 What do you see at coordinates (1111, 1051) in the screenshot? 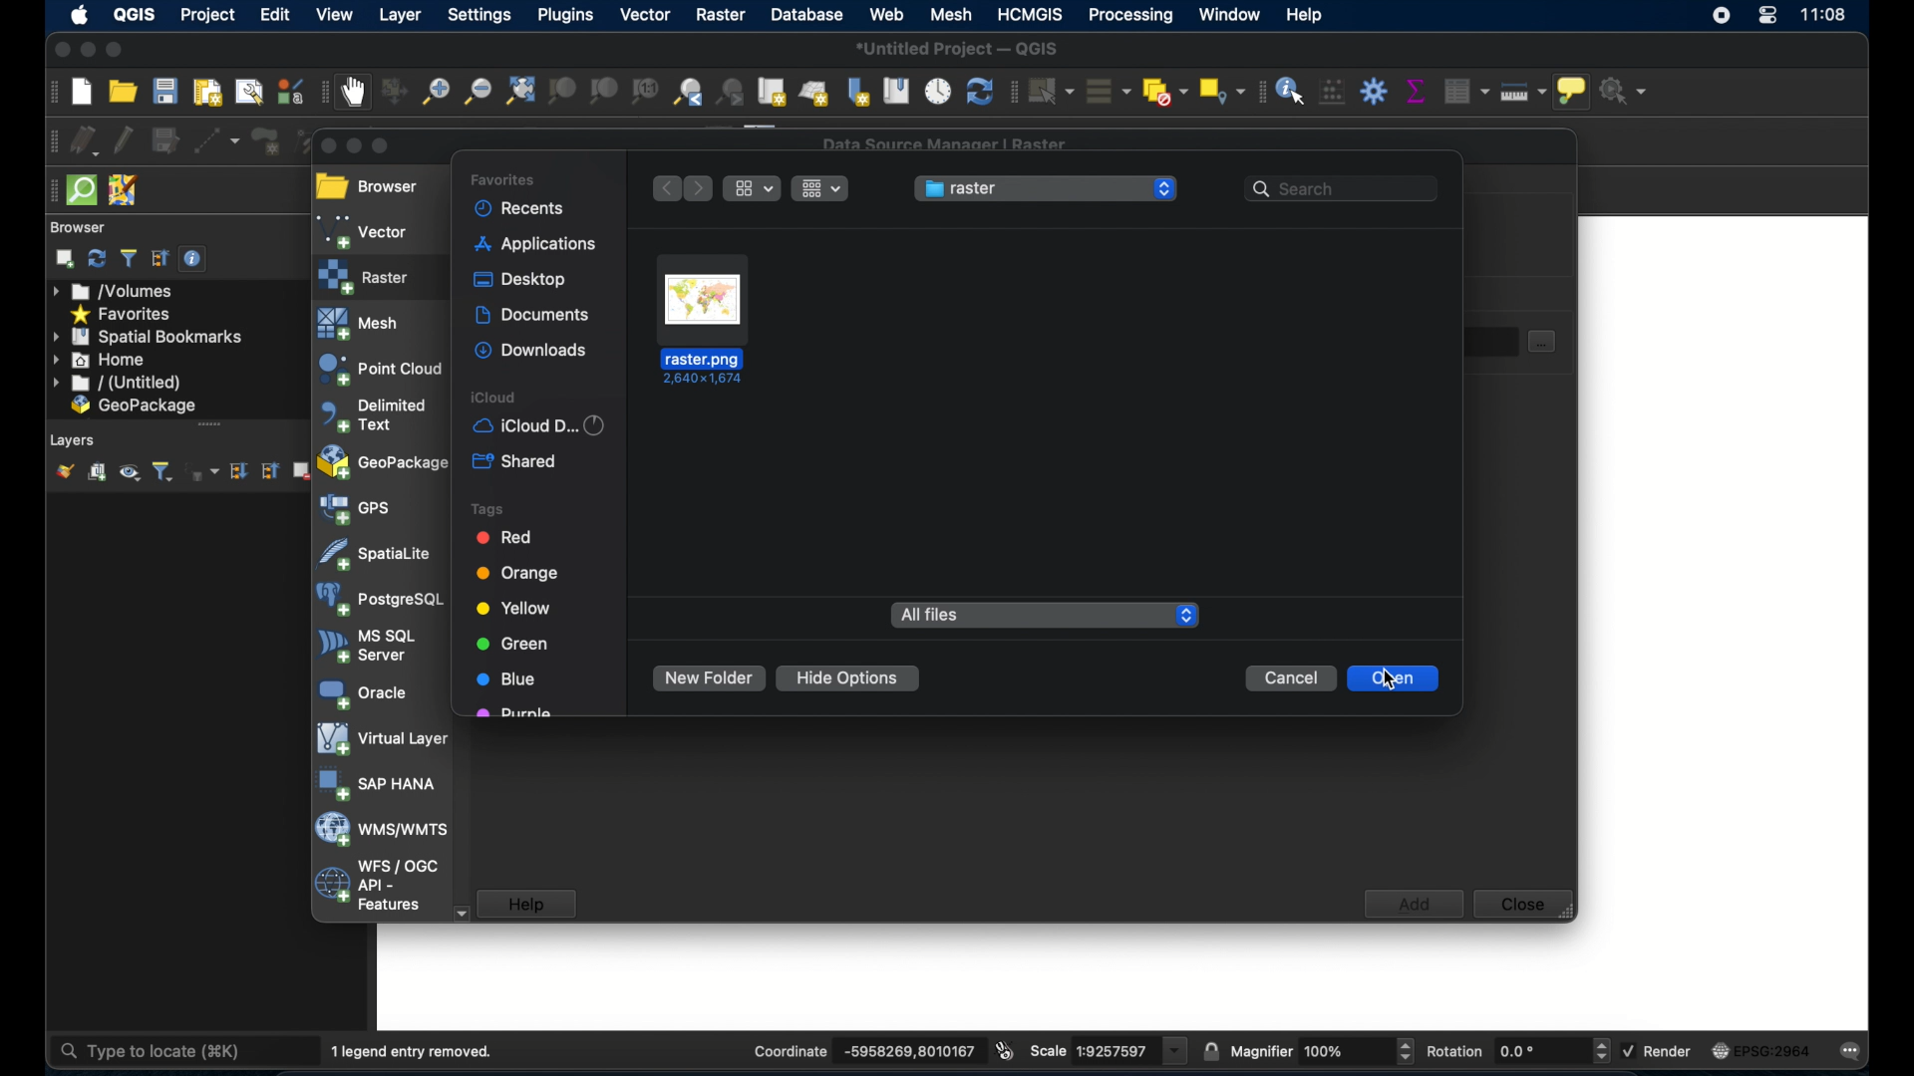
I see `scale` at bounding box center [1111, 1051].